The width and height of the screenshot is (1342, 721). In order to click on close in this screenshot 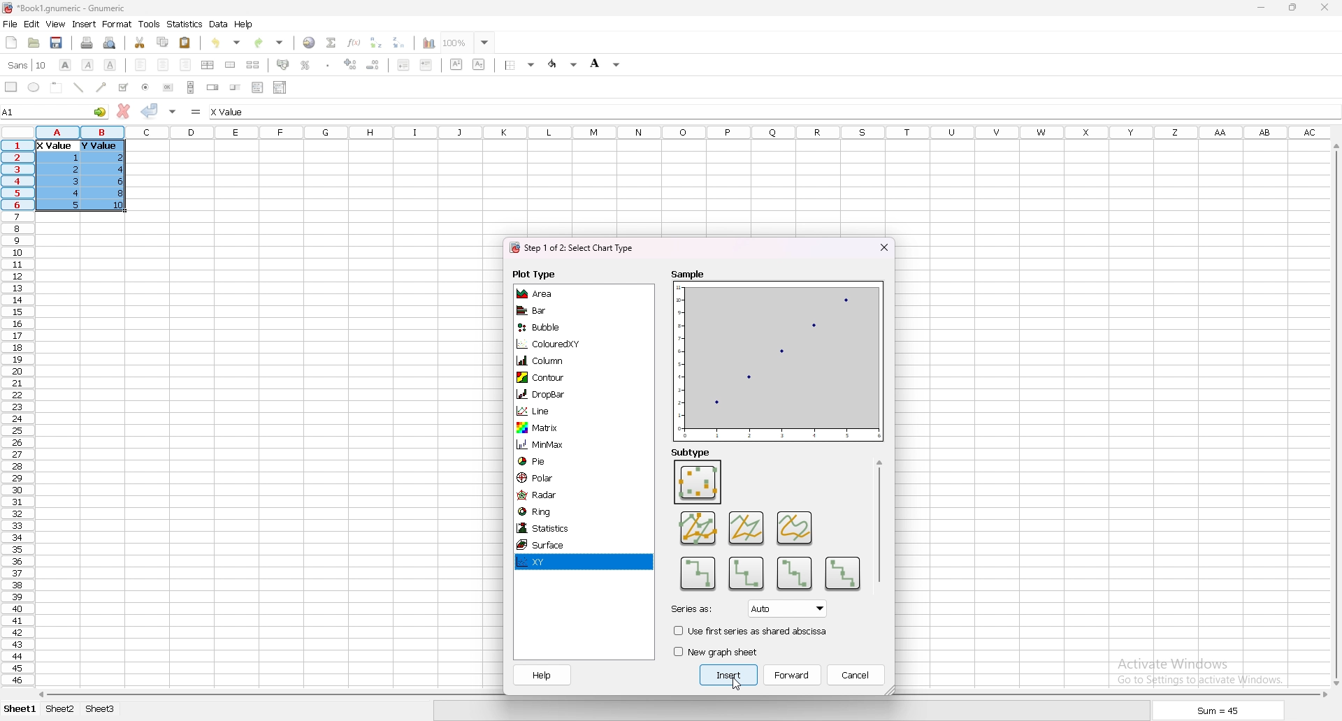, I will do `click(883, 247)`.